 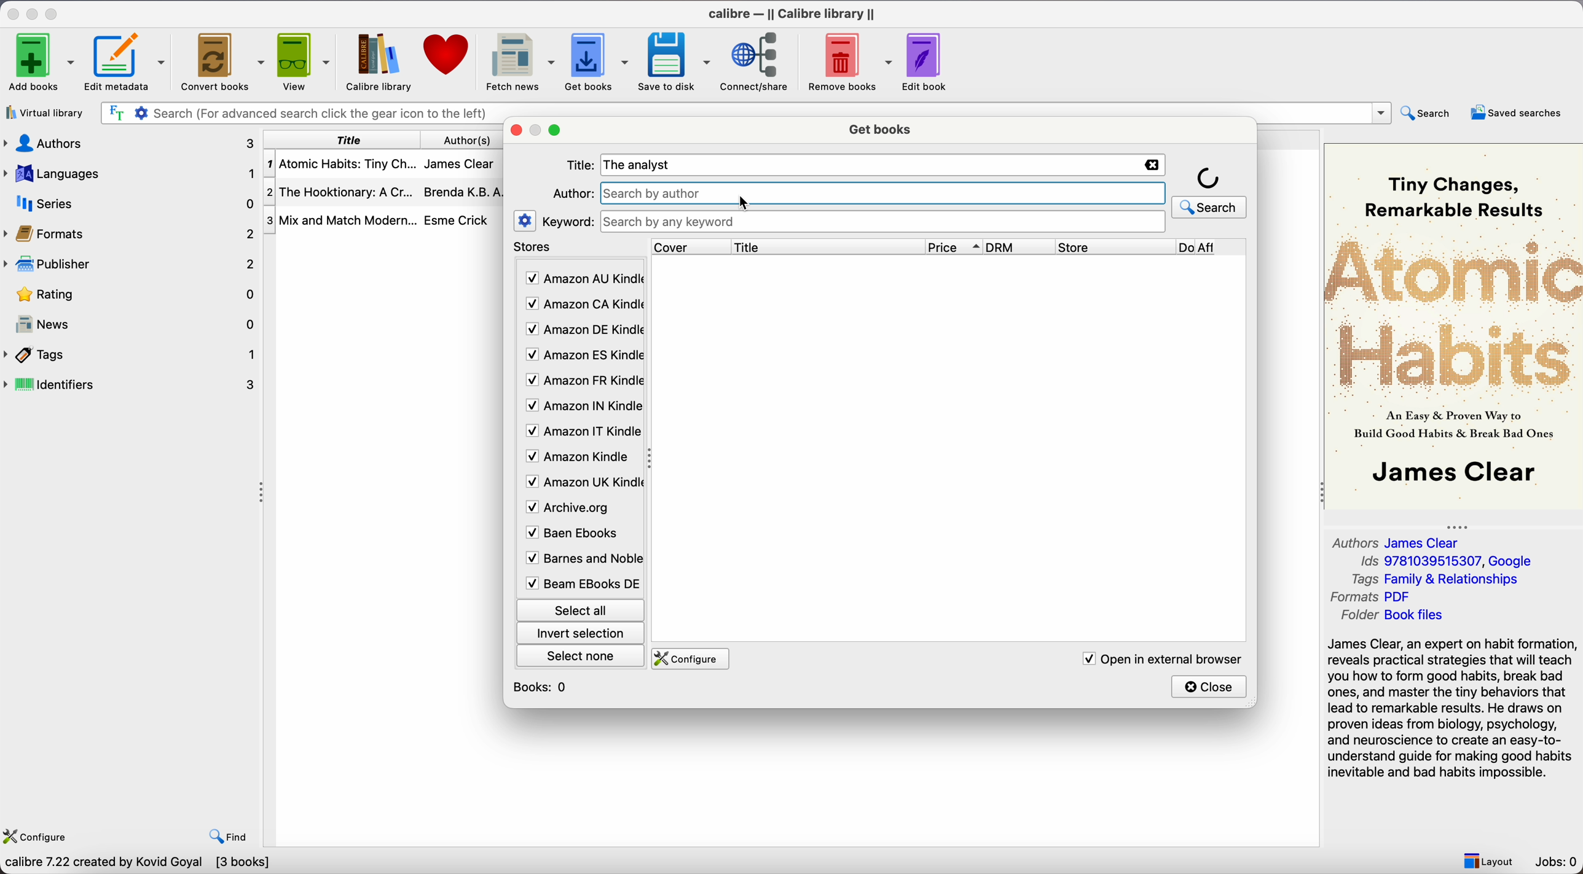 I want to click on select none, so click(x=582, y=658).